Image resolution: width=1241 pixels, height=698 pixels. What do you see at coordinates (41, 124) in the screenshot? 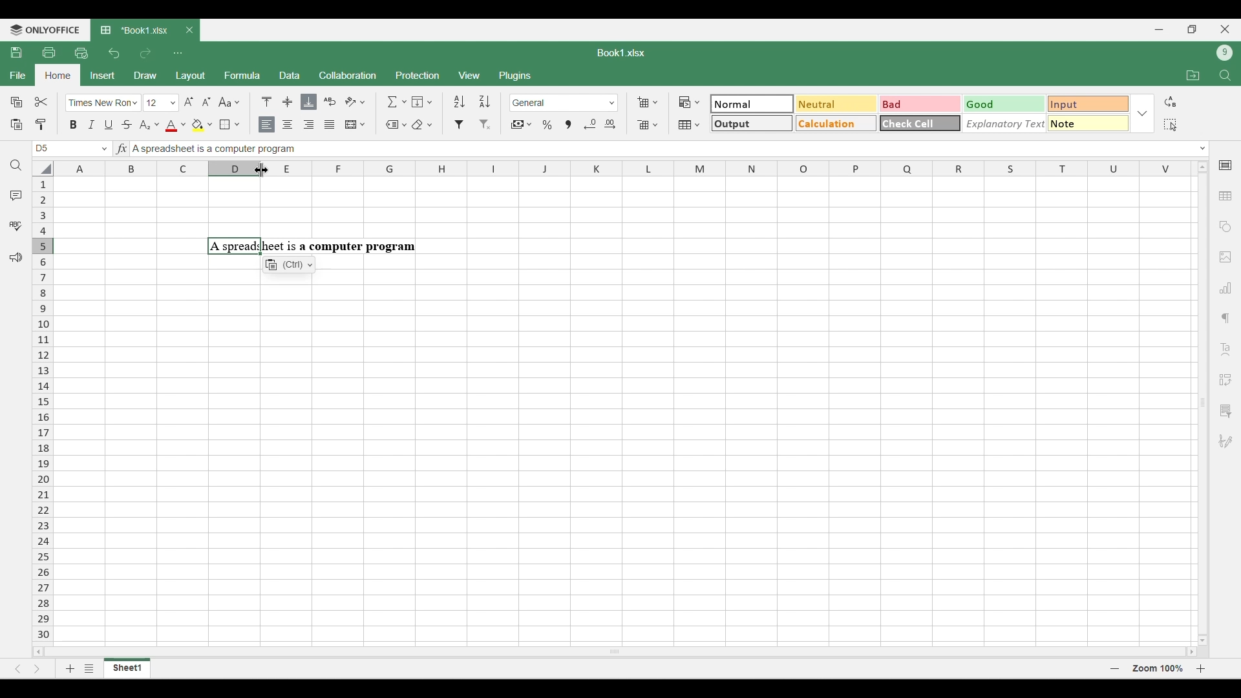
I see `Copy formatting` at bounding box center [41, 124].